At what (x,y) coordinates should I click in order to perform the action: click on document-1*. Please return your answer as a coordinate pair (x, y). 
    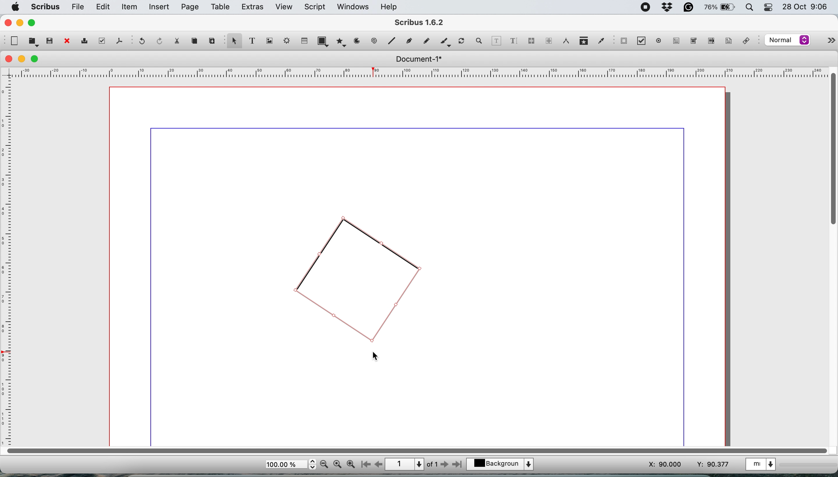
    Looking at the image, I should click on (417, 59).